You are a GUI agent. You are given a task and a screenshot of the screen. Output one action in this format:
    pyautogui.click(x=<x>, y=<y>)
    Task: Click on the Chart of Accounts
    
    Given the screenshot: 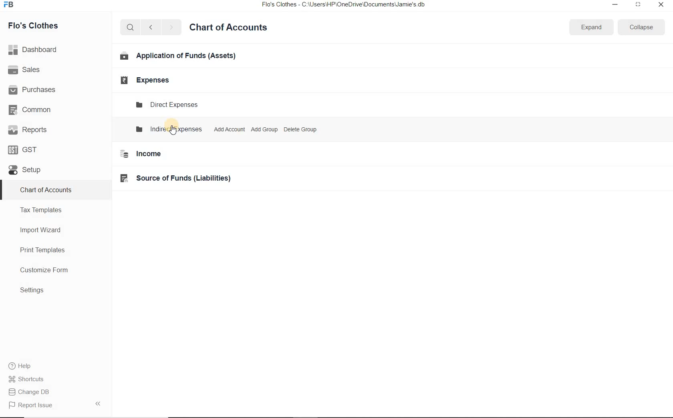 What is the action you would take?
    pyautogui.click(x=46, y=191)
    